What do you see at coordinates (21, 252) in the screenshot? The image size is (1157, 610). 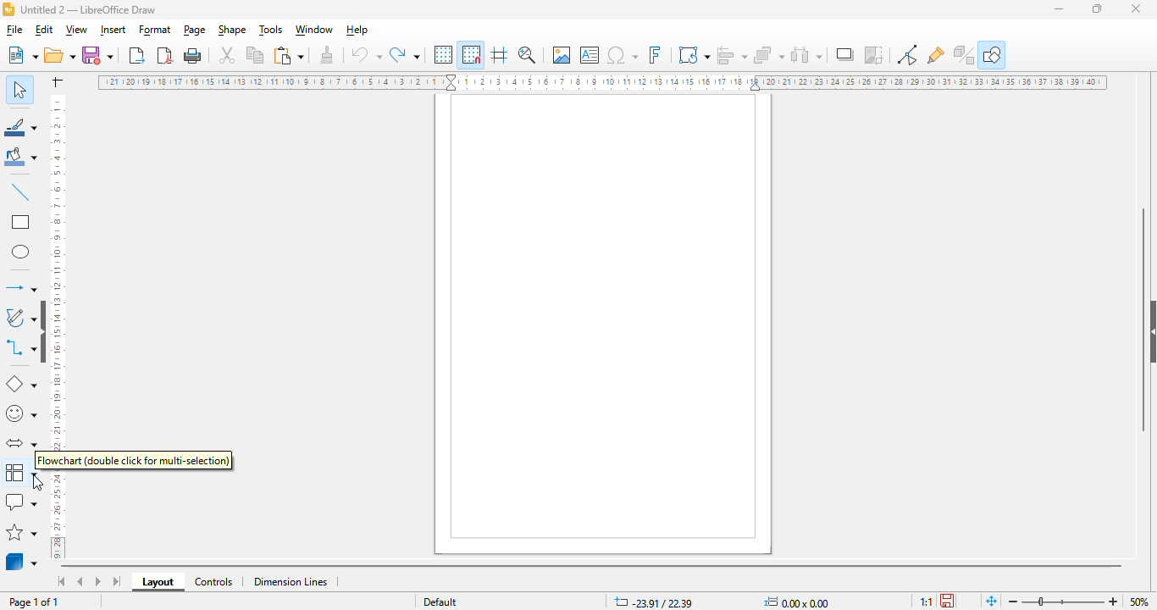 I see `ellipse` at bounding box center [21, 252].